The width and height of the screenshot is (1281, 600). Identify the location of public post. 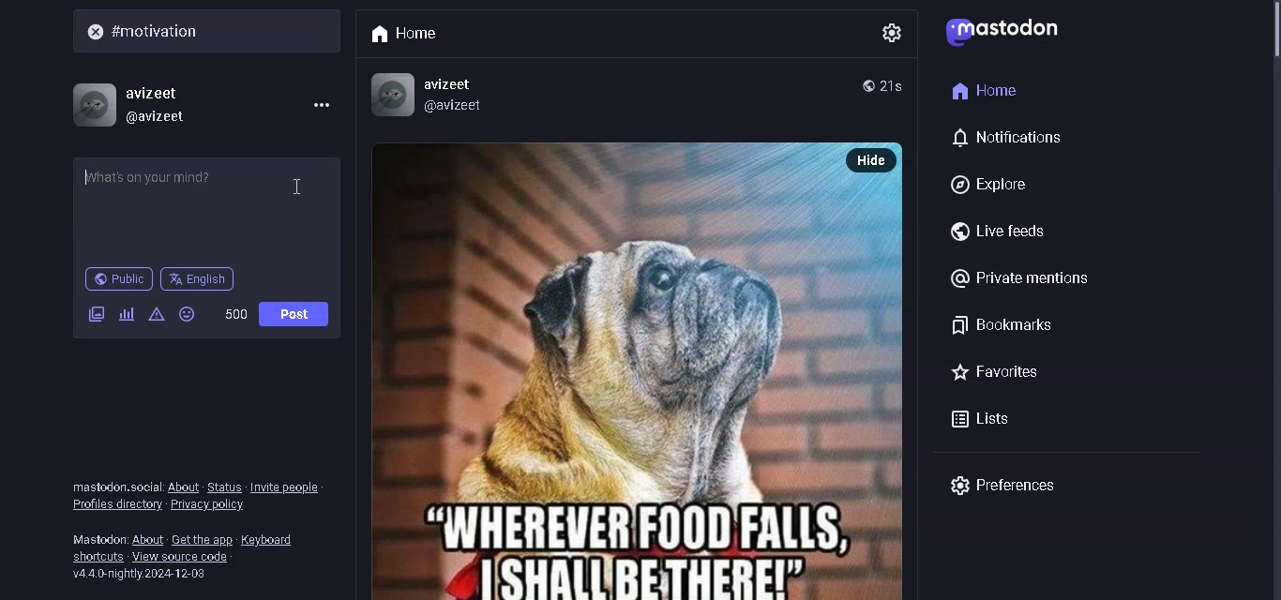
(119, 279).